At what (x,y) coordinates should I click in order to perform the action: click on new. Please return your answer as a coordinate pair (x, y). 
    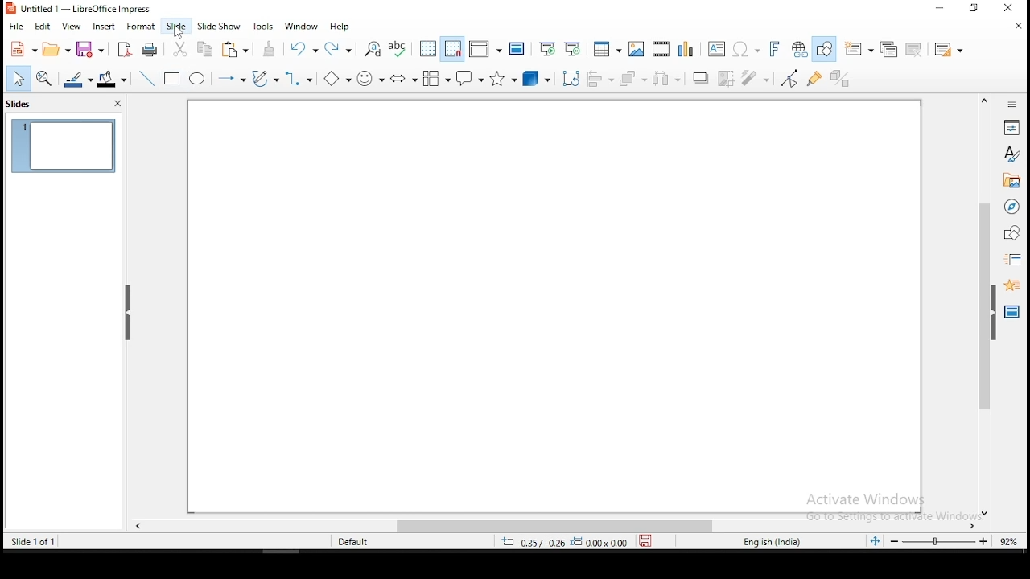
    Looking at the image, I should click on (21, 50).